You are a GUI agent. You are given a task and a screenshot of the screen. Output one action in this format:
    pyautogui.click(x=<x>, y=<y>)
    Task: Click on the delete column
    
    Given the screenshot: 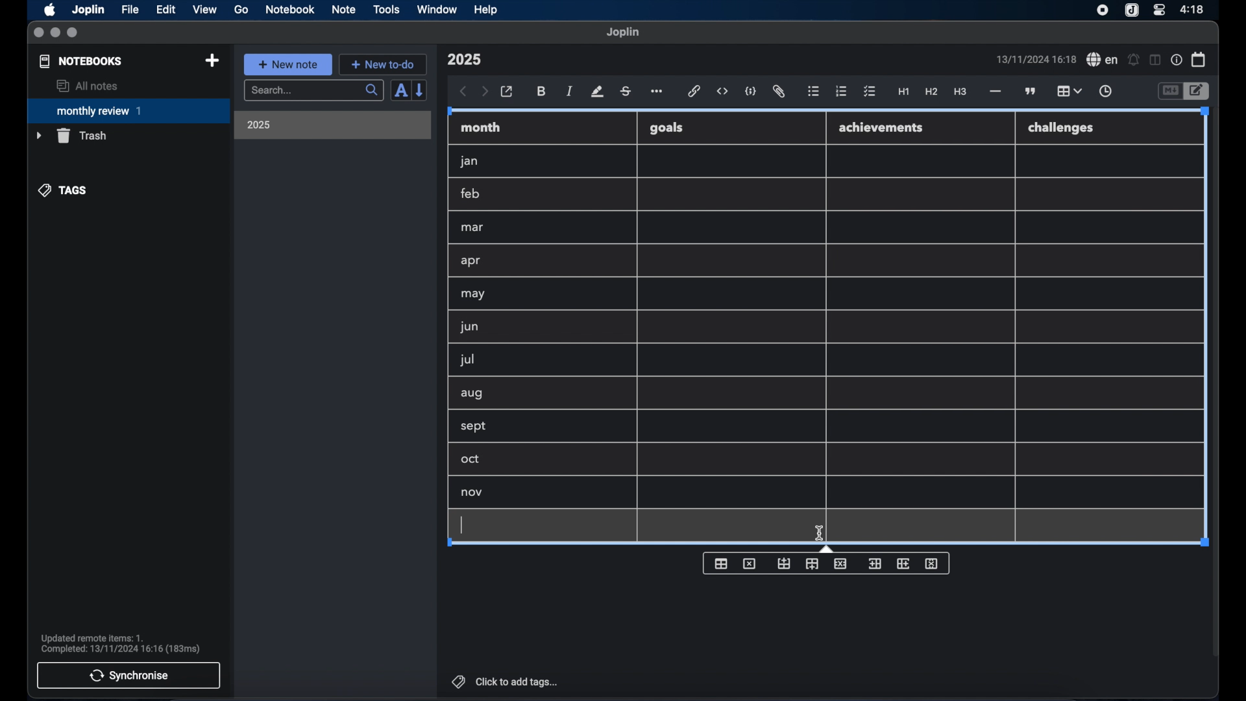 What is the action you would take?
    pyautogui.click(x=934, y=563)
    